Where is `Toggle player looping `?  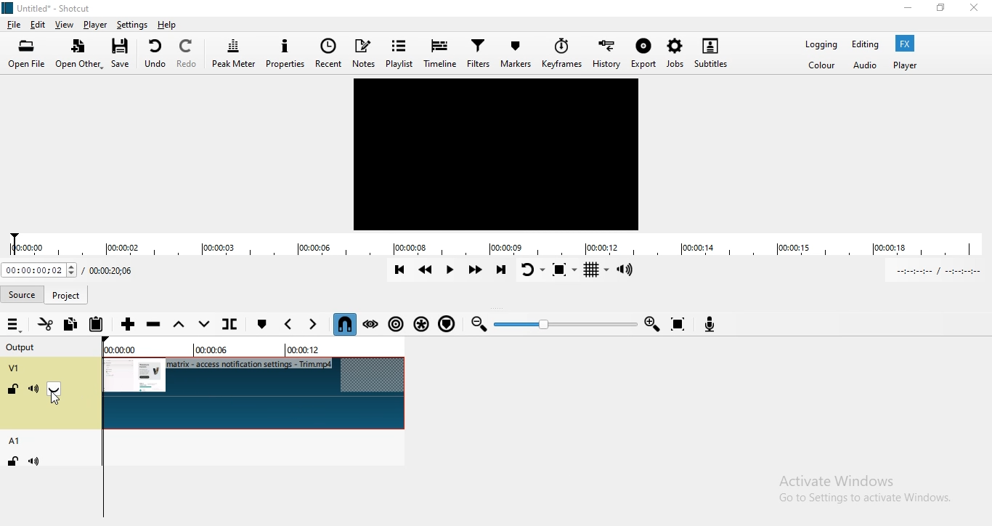
Toggle player looping  is located at coordinates (531, 268).